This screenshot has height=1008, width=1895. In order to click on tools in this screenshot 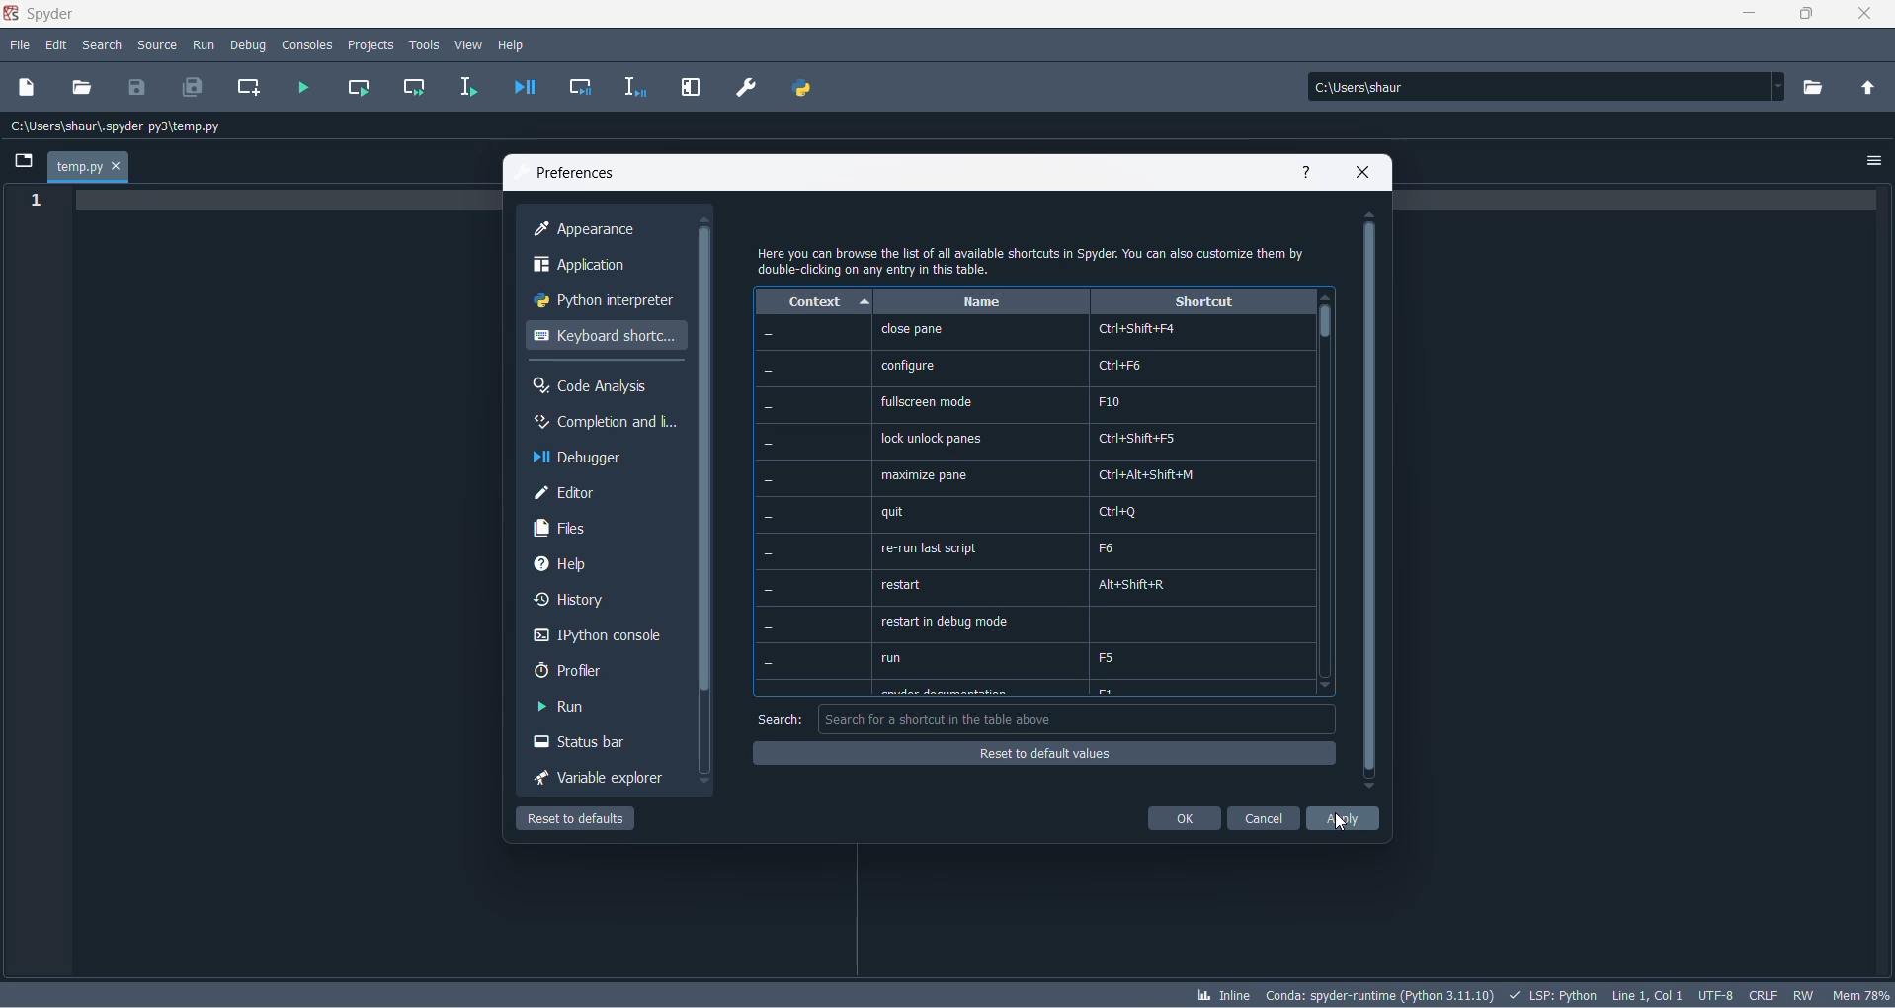, I will do `click(425, 44)`.